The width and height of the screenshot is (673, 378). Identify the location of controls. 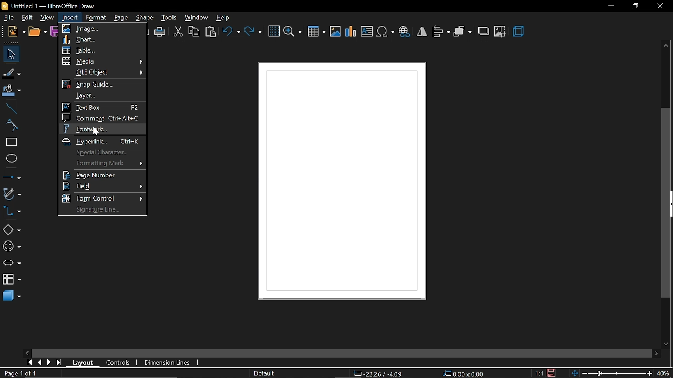
(115, 362).